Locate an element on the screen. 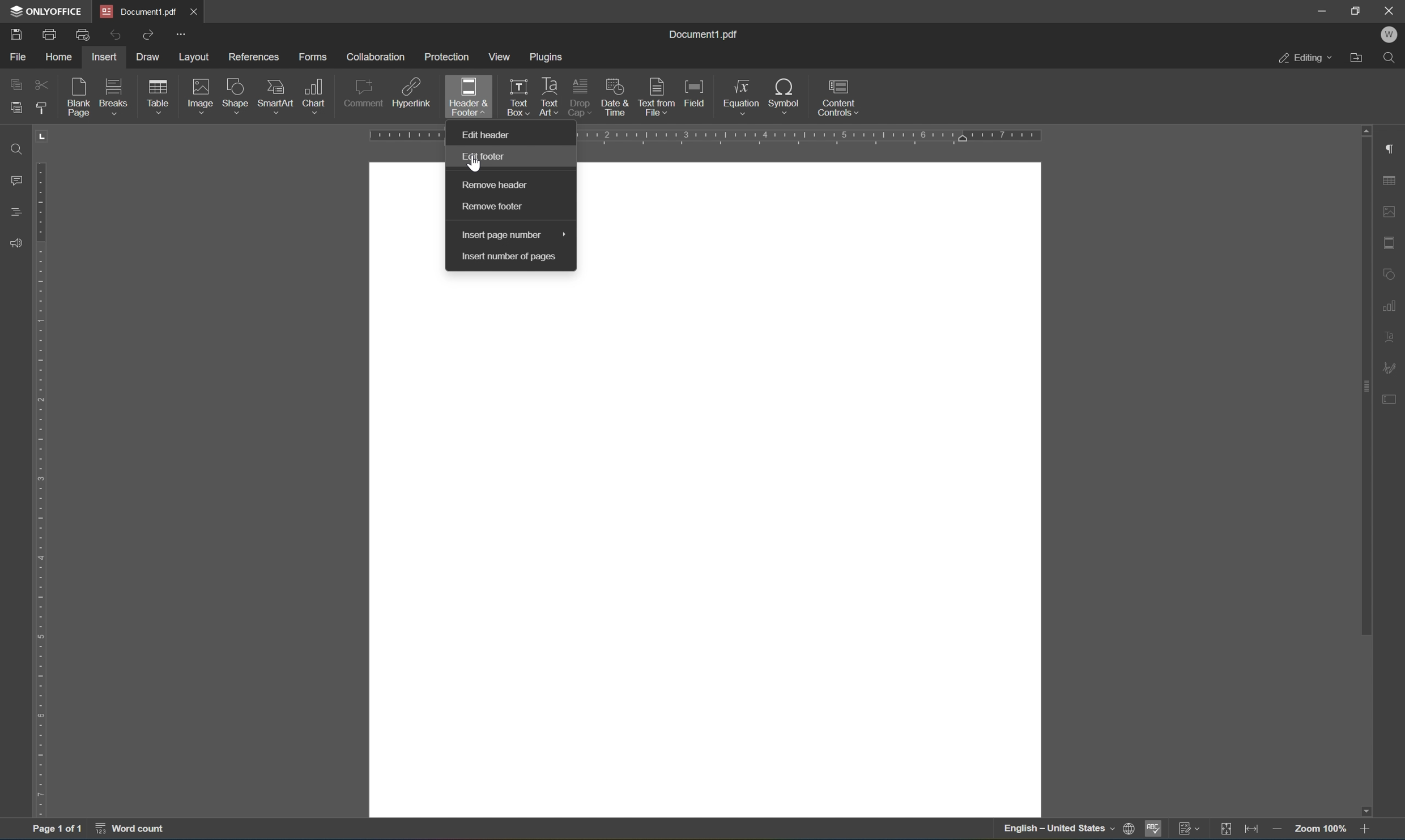  insert number of pages is located at coordinates (509, 256).